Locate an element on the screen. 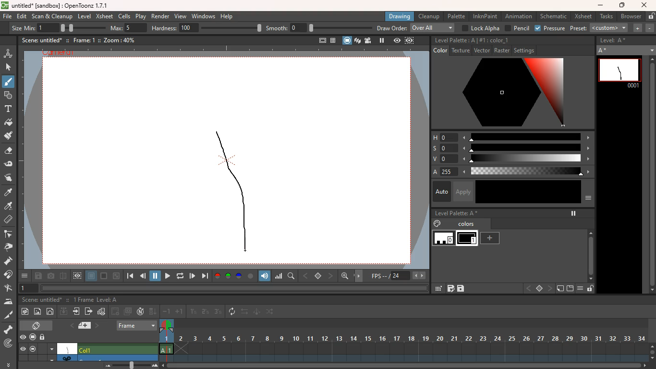 The width and height of the screenshot is (656, 369). unlock is located at coordinates (650, 16).